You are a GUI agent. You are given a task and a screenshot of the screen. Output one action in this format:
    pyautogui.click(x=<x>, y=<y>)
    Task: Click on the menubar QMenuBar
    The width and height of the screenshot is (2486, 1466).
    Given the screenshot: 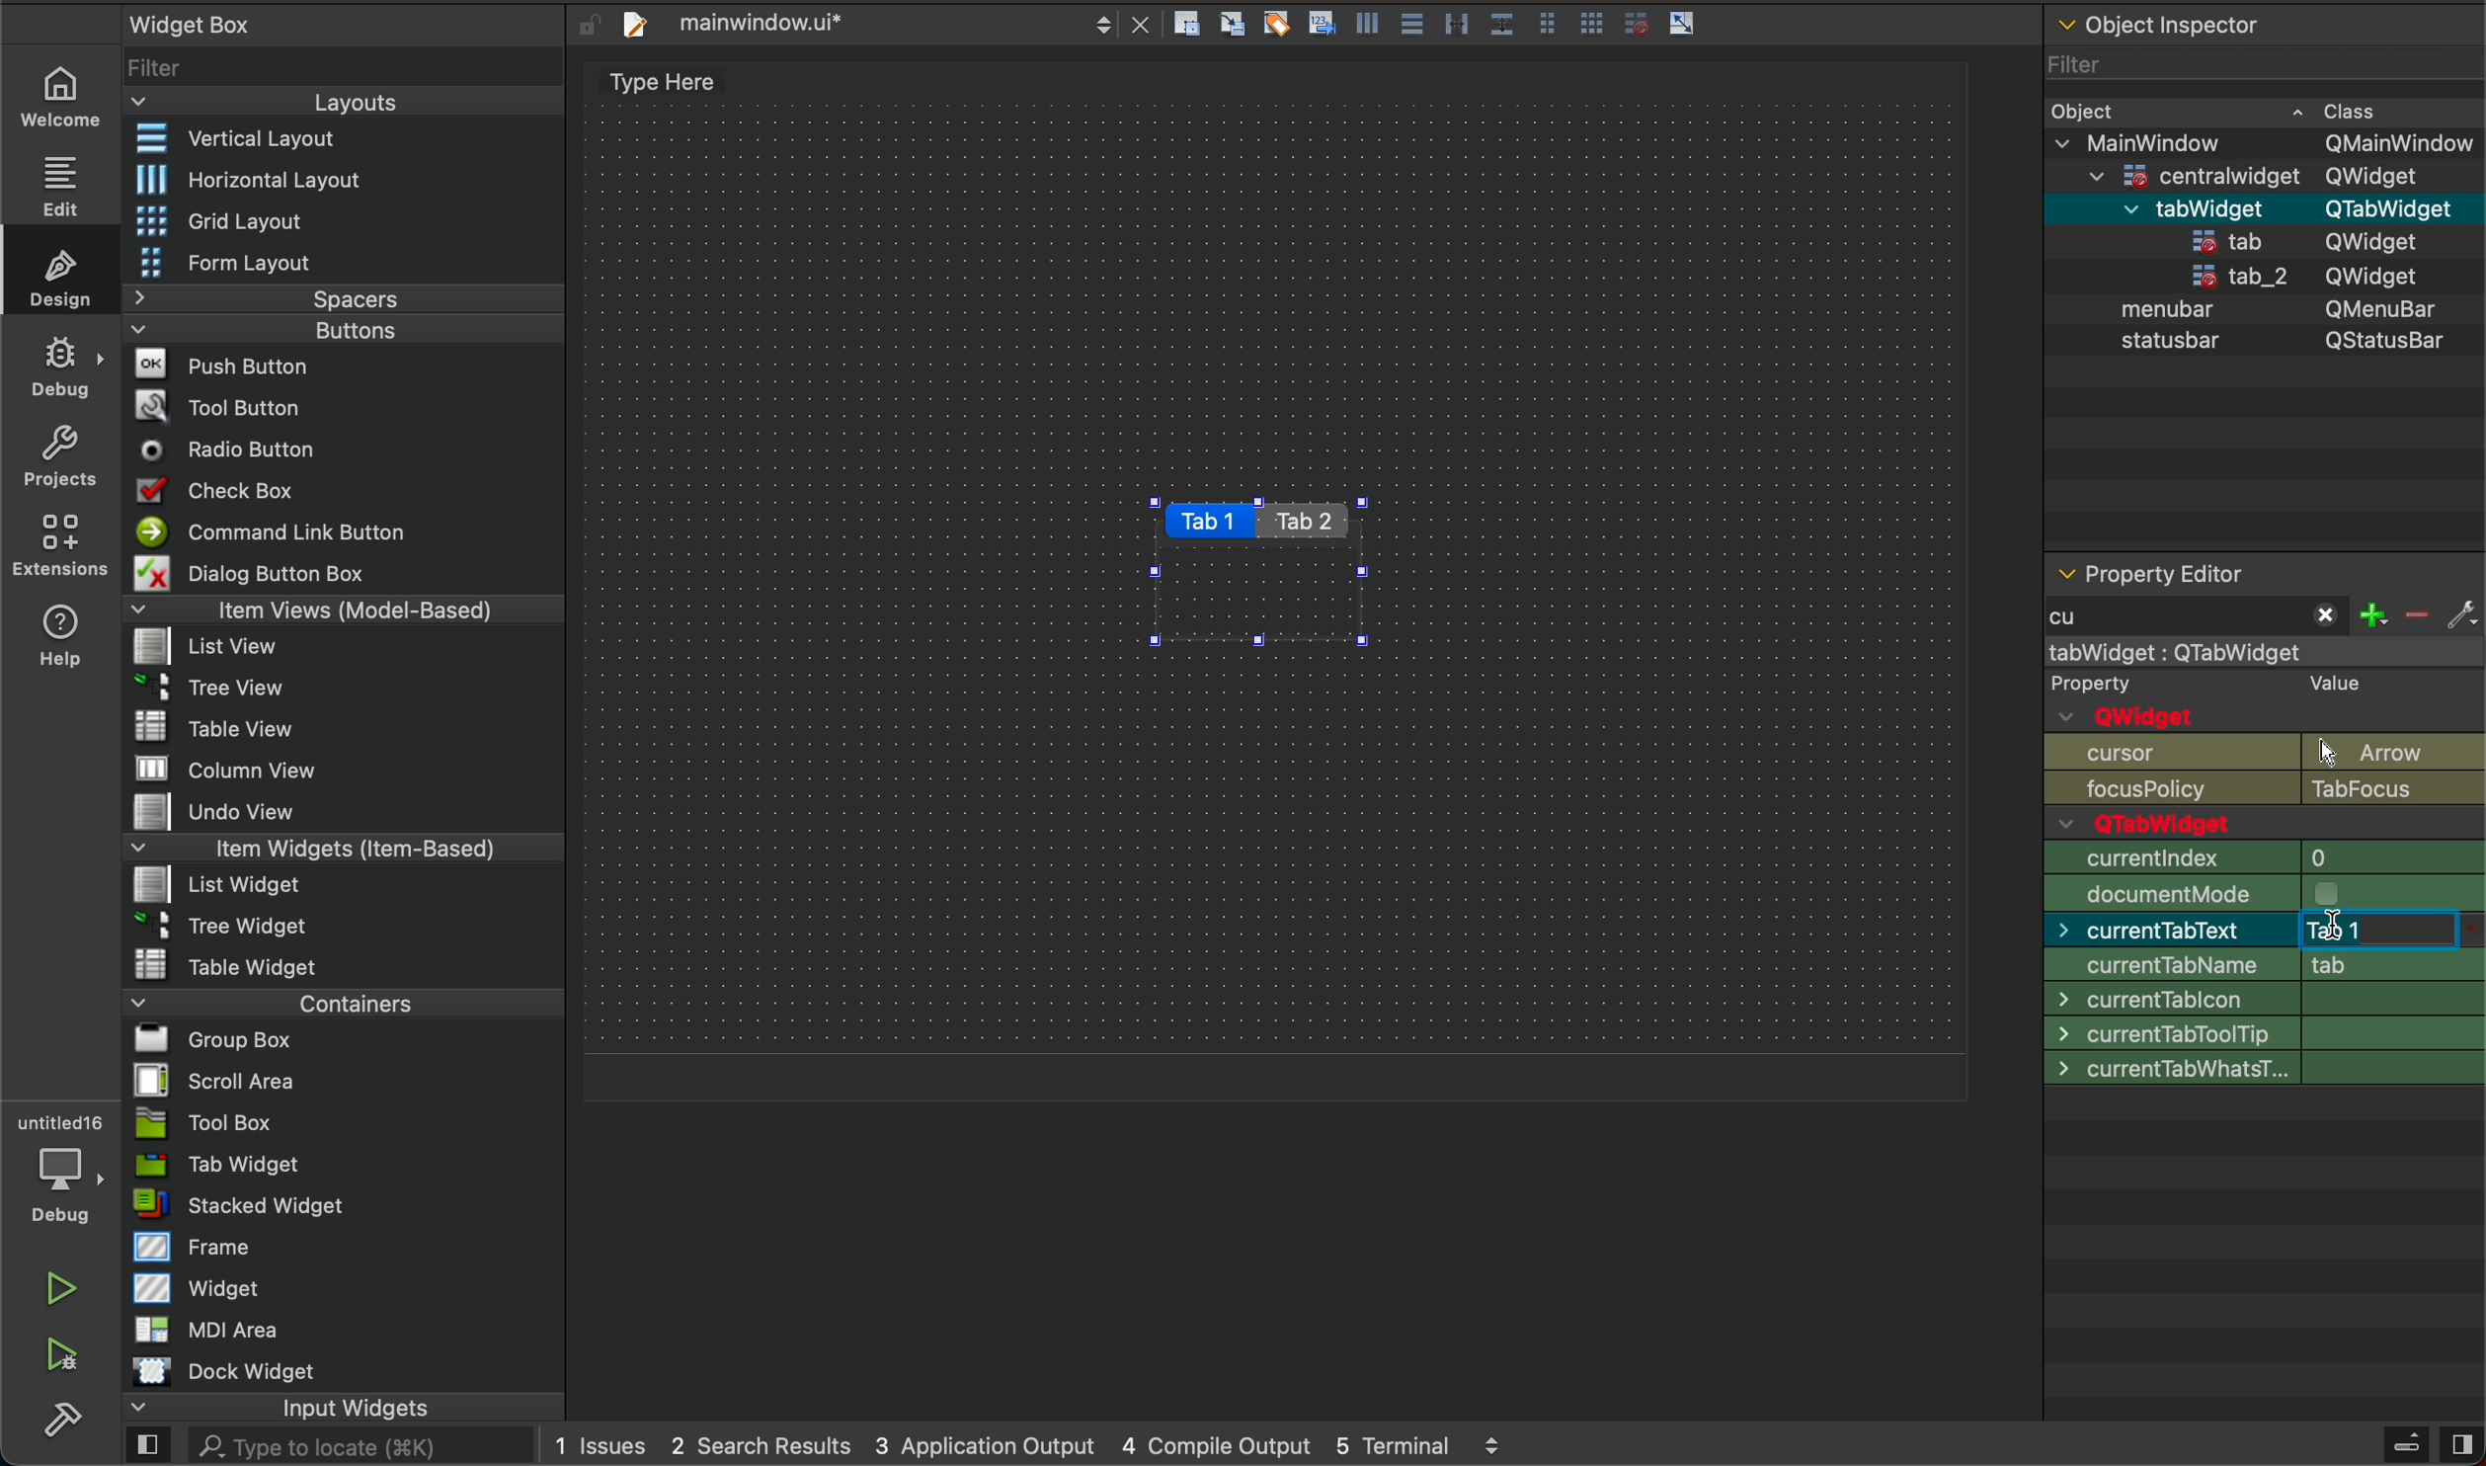 What is the action you would take?
    pyautogui.click(x=2260, y=206)
    